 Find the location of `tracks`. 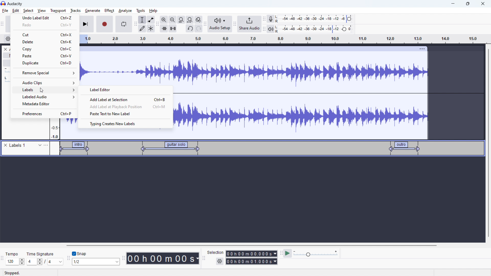

tracks is located at coordinates (75, 10).